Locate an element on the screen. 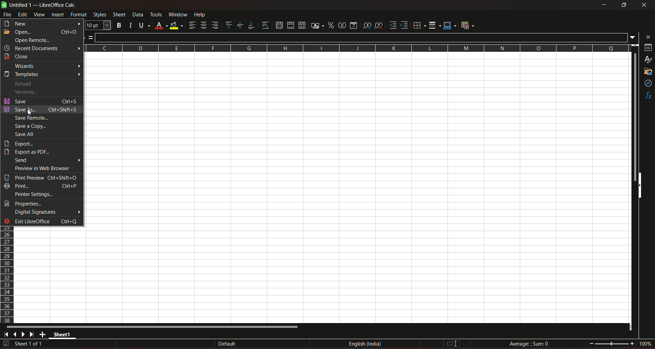 The width and height of the screenshot is (655, 349). wrap text is located at coordinates (264, 25).